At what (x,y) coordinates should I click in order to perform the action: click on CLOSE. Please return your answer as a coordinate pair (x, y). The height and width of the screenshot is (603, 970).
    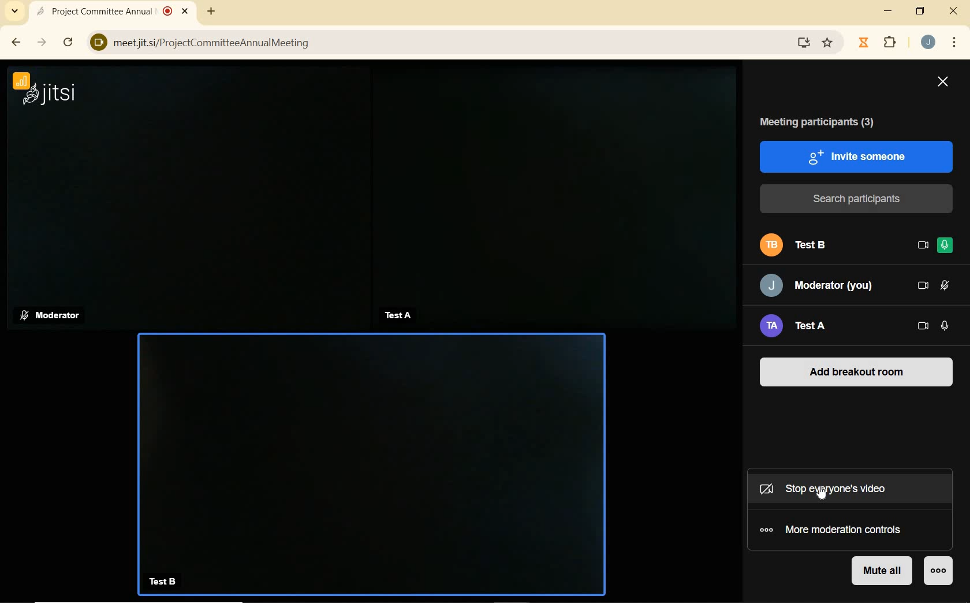
    Looking at the image, I should click on (954, 11).